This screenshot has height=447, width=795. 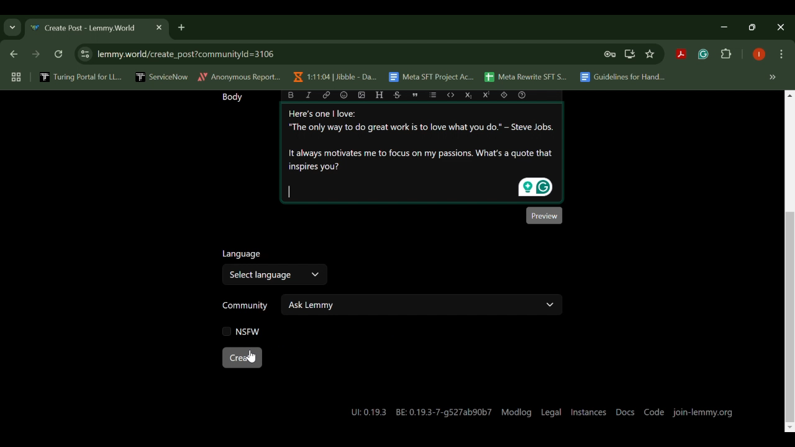 What do you see at coordinates (703, 412) in the screenshot?
I see `join-lemmy.org` at bounding box center [703, 412].